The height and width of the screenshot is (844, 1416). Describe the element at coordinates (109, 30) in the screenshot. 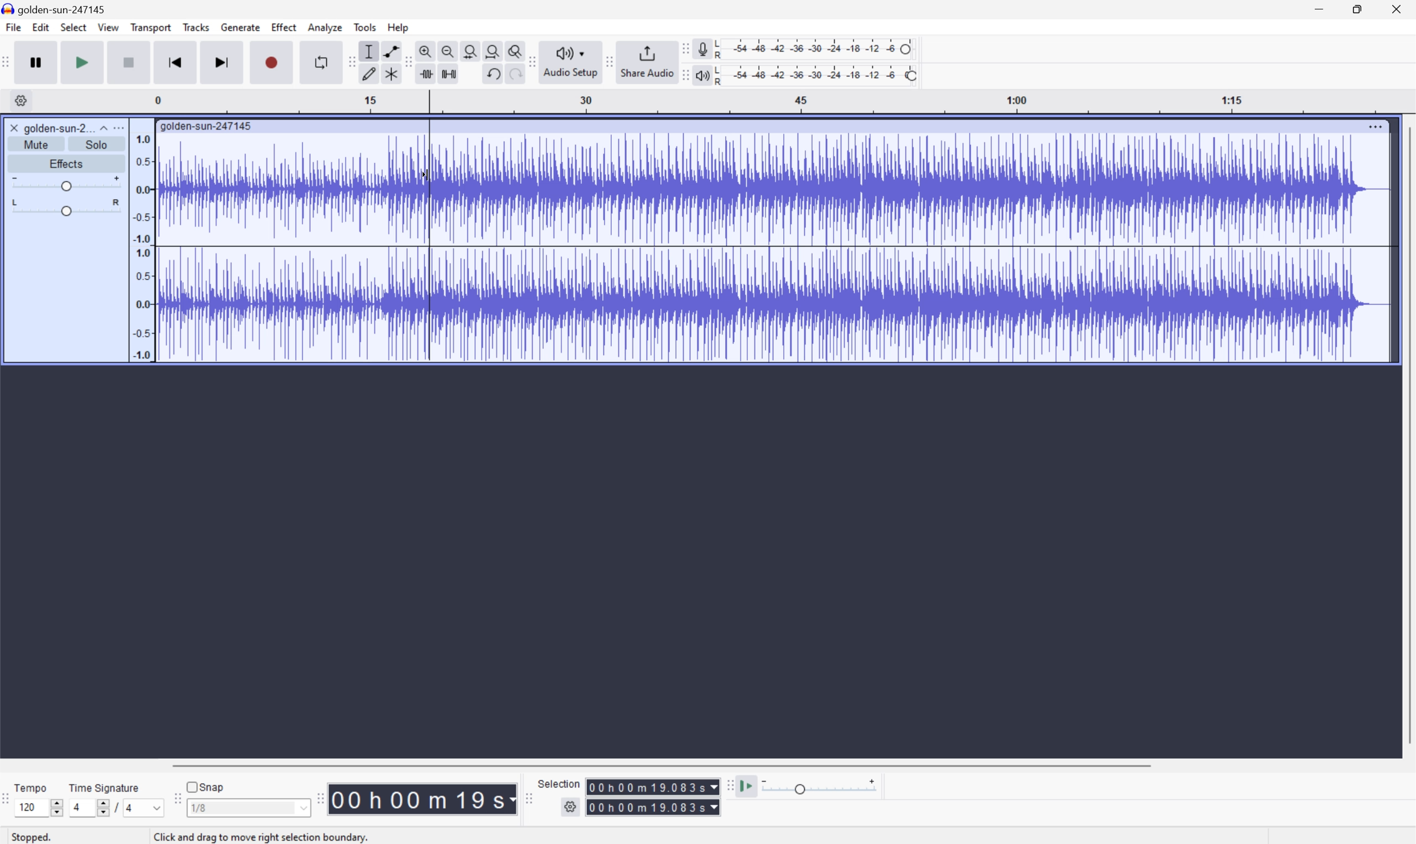

I see `View` at that location.